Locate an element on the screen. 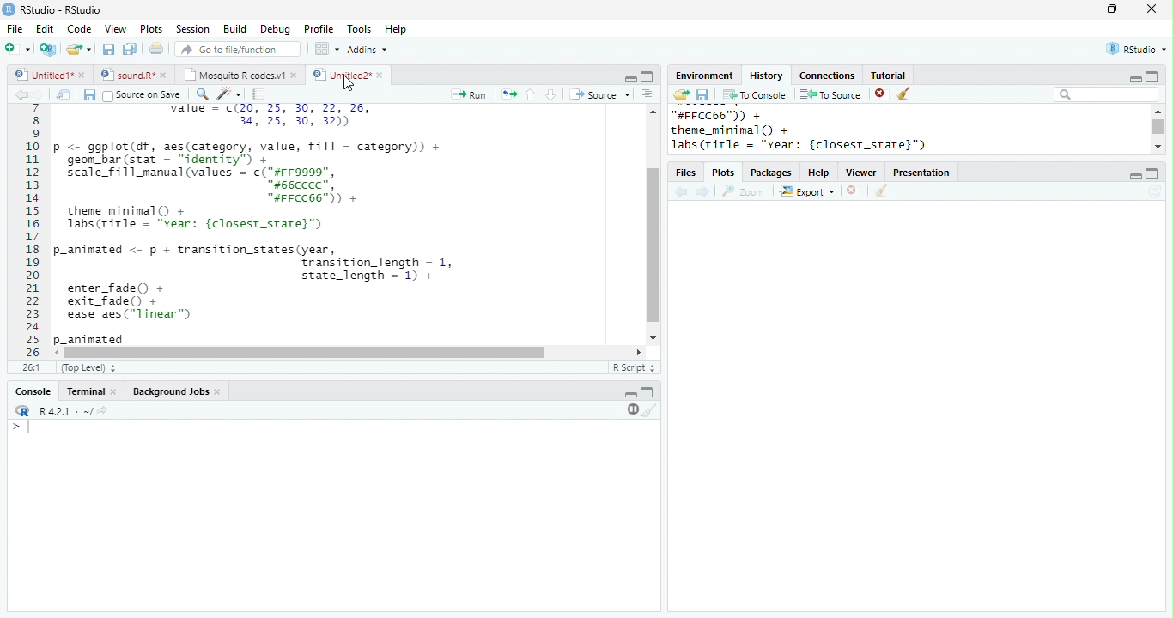  print is located at coordinates (155, 48).